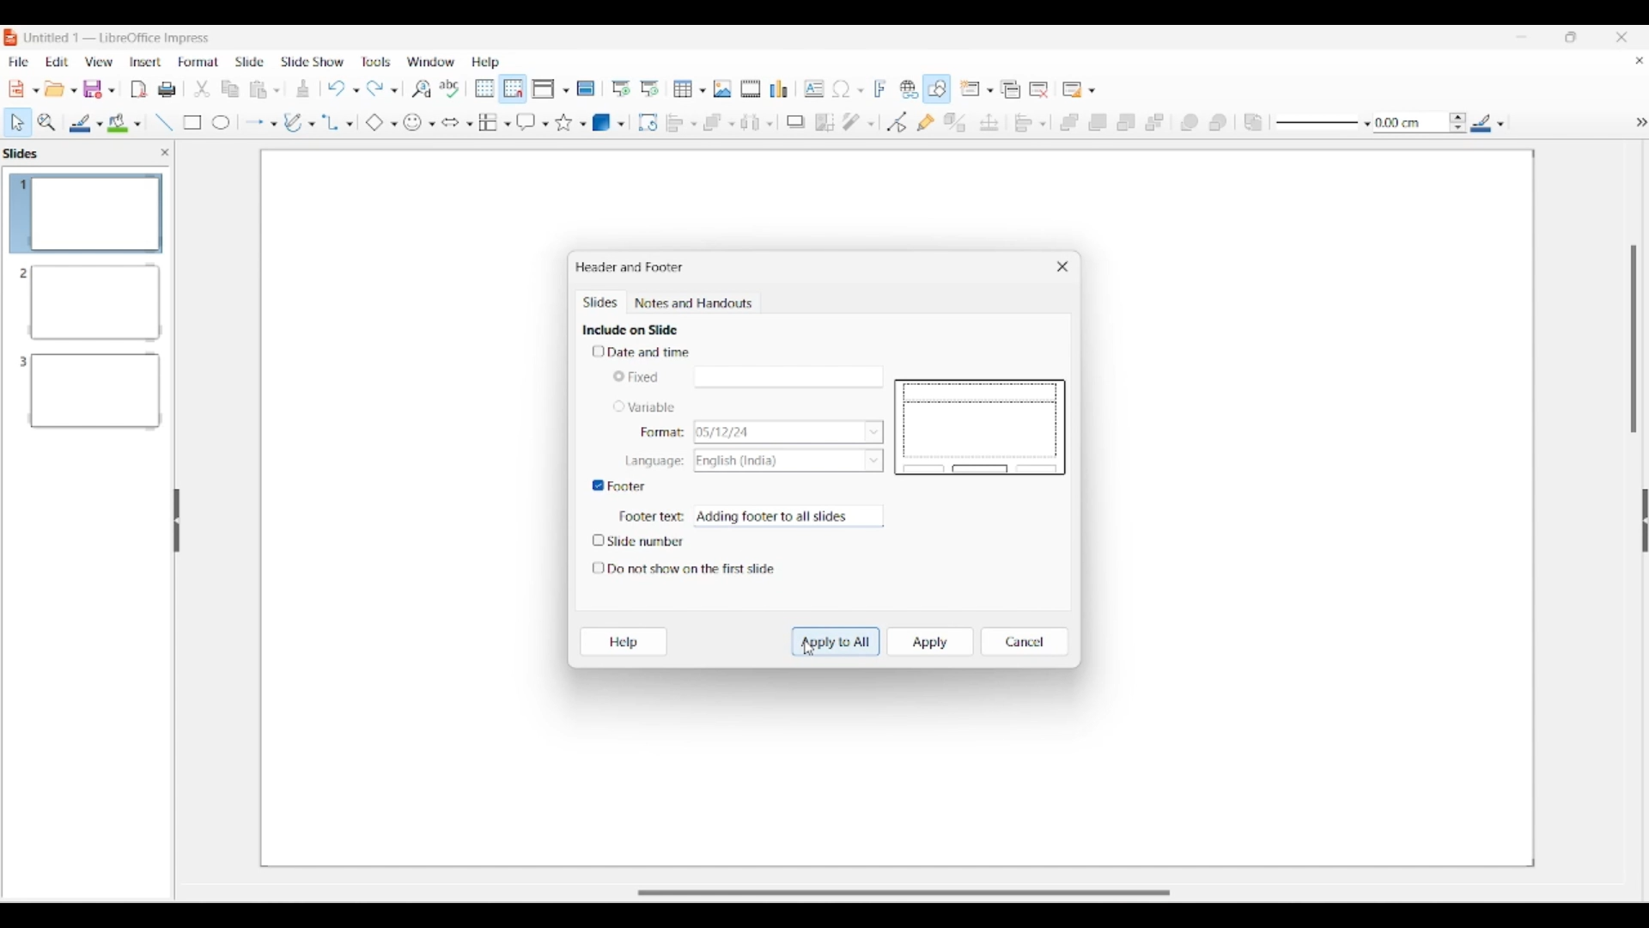 Image resolution: width=1649 pixels, height=928 pixels. What do you see at coordinates (47, 123) in the screenshot?
I see `Zoom and pan` at bounding box center [47, 123].